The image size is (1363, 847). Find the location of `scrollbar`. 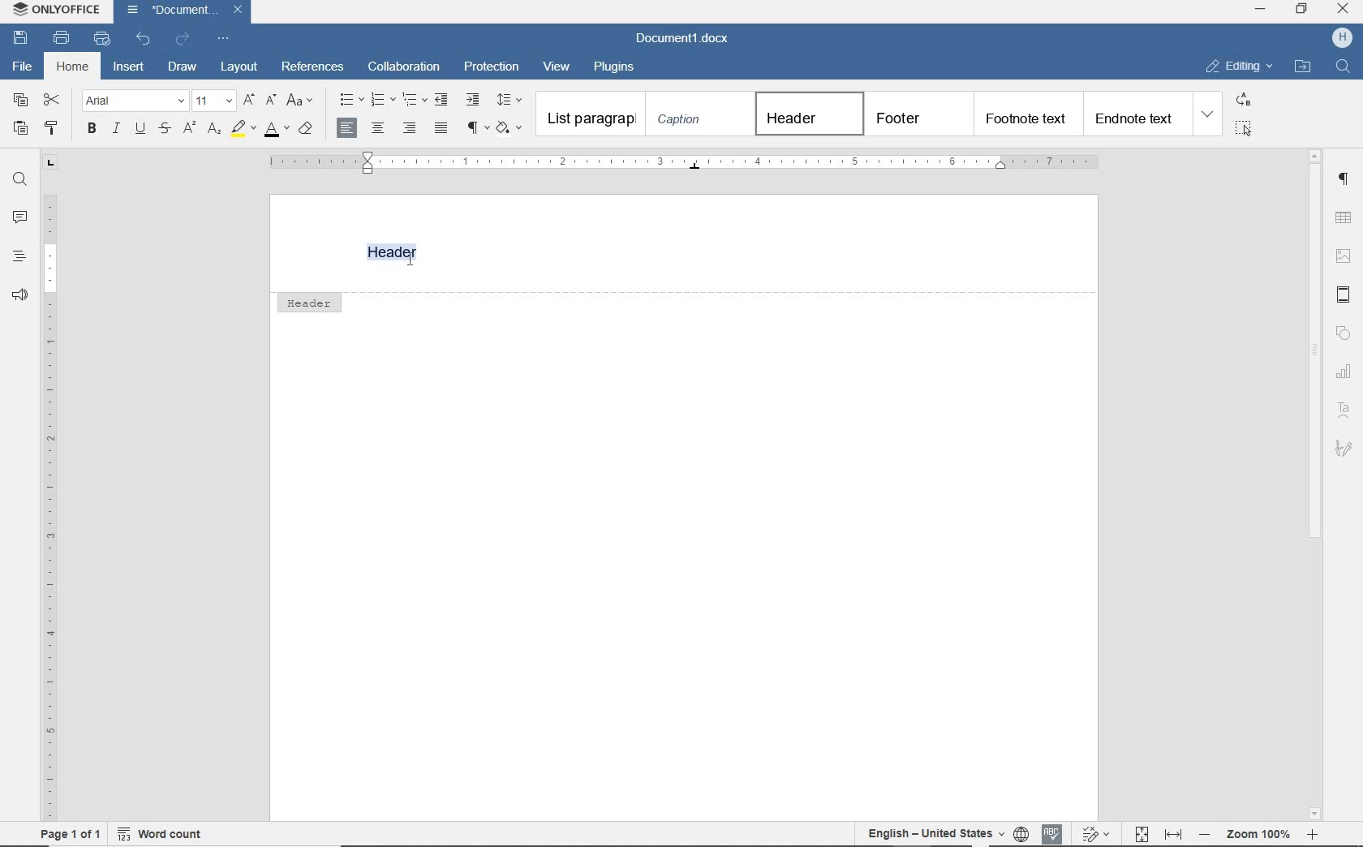

scrollbar is located at coordinates (1315, 359).